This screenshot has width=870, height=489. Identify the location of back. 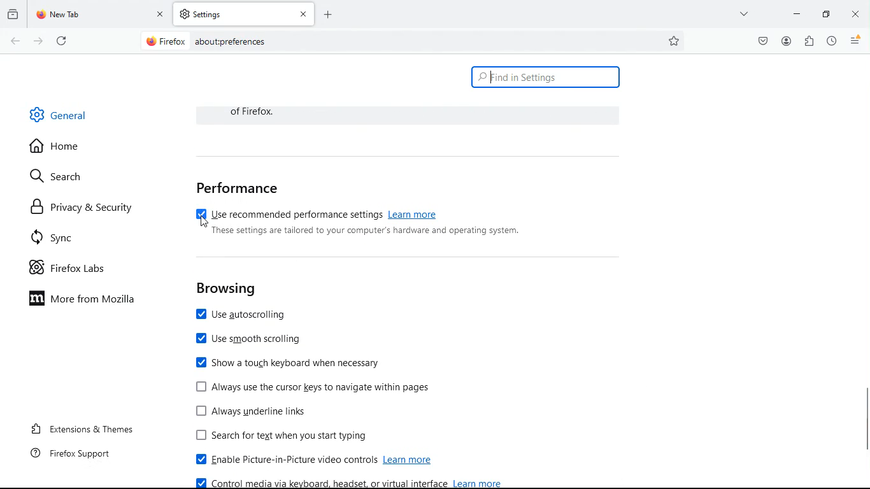
(14, 41).